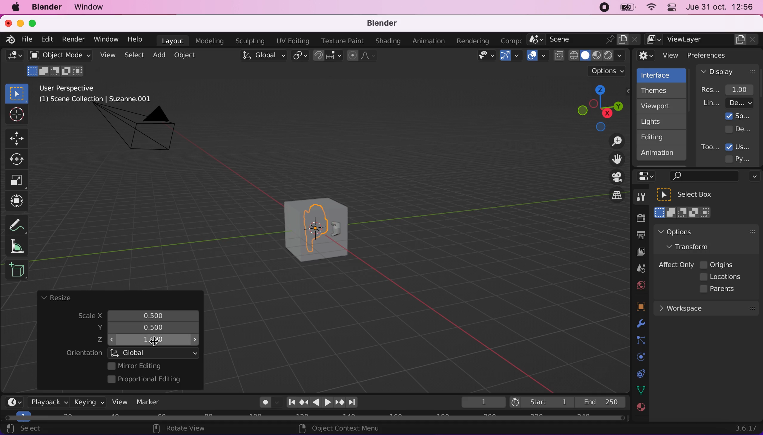  I want to click on jump to end point, so click(290, 402).